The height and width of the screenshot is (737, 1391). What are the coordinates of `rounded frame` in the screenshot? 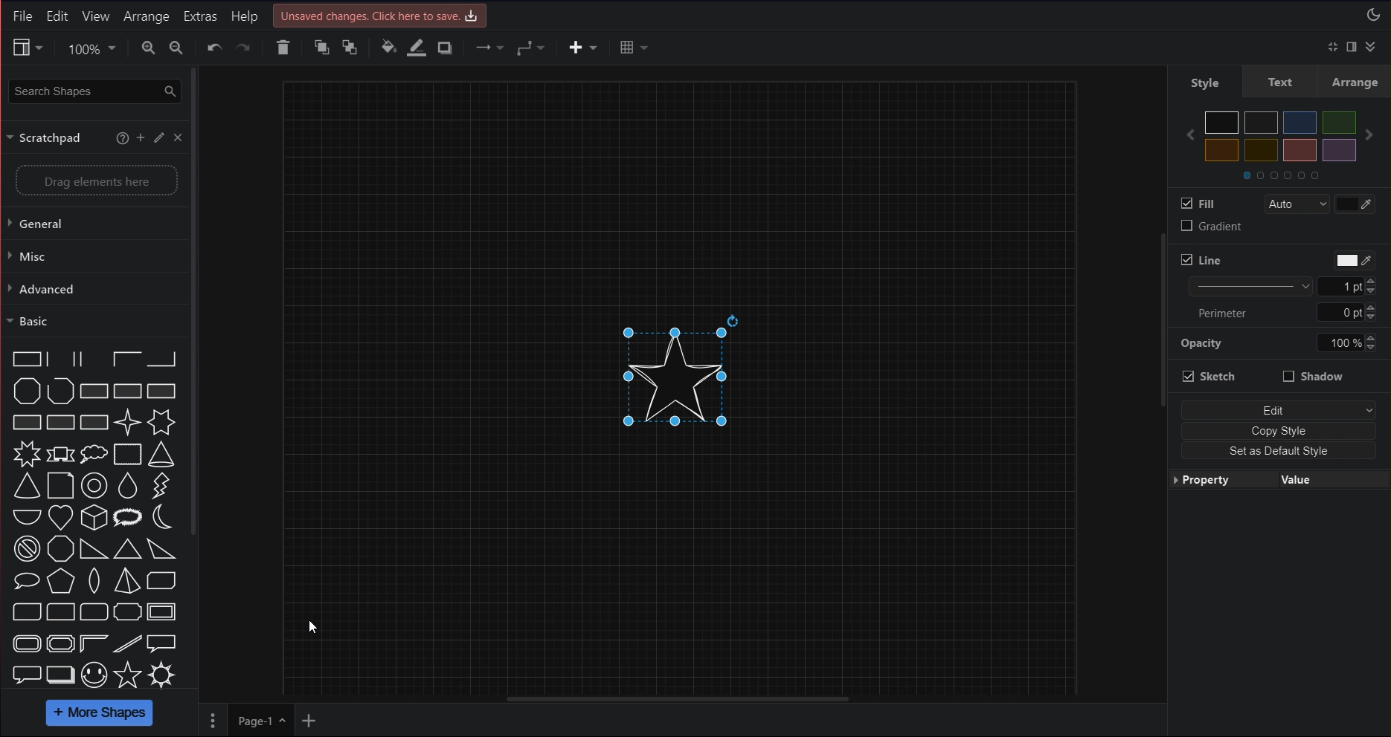 It's located at (28, 643).